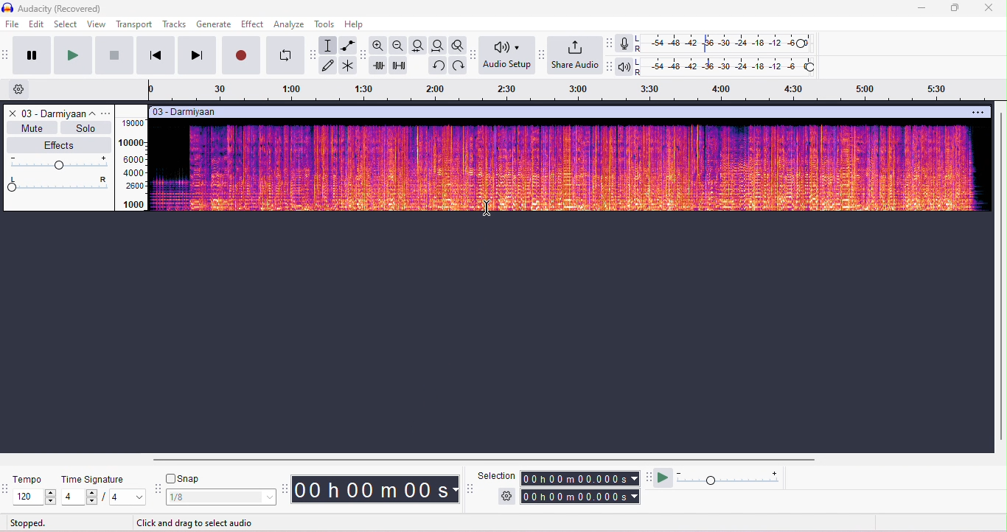  I want to click on transport, so click(134, 24).